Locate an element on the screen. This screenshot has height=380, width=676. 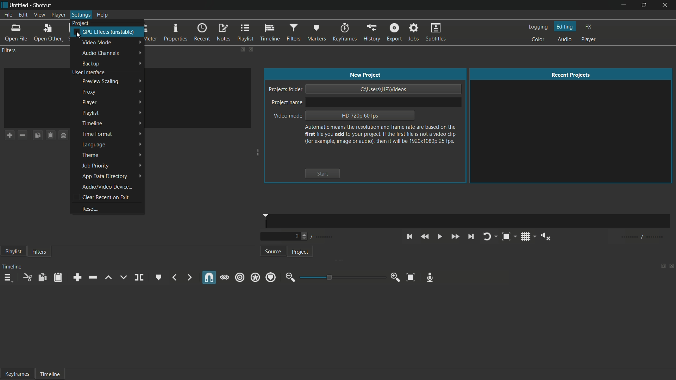
overwrite is located at coordinates (123, 277).